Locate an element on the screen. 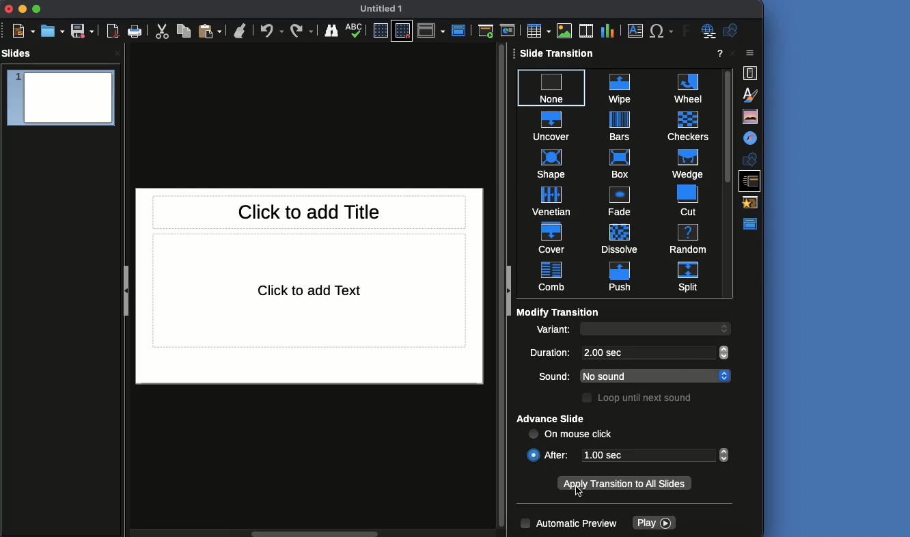 This screenshot has height=537, width=910. Minimize is located at coordinates (24, 10).